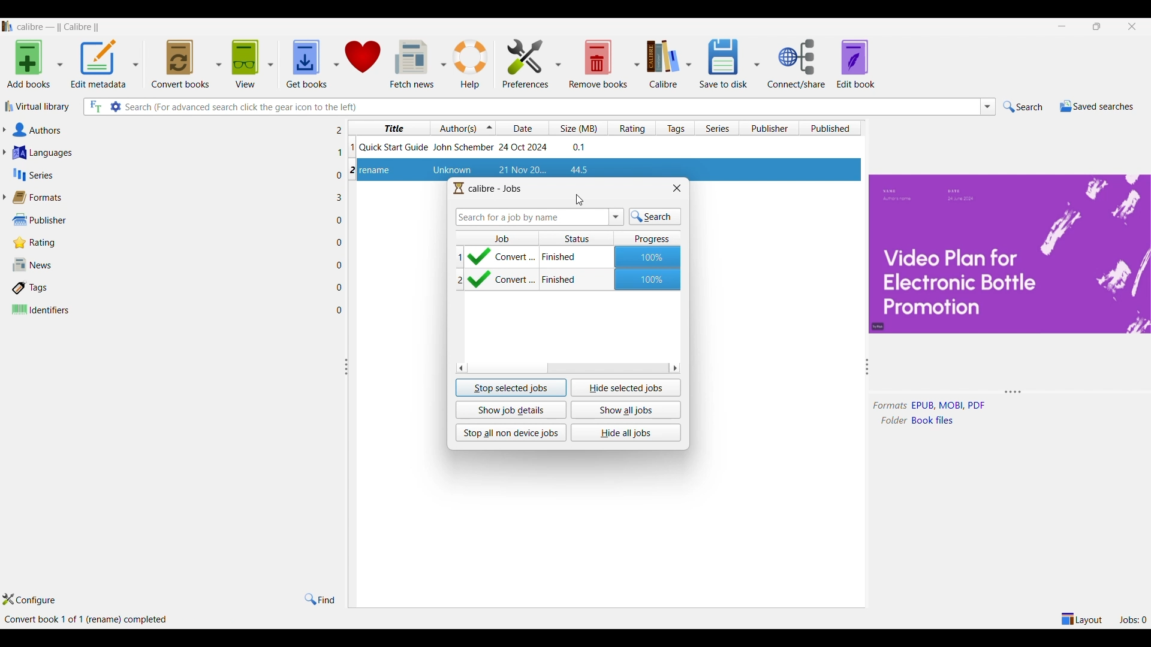 The height and width of the screenshot is (647, 1151). What do you see at coordinates (511, 388) in the screenshot?
I see `Stop selected jobs` at bounding box center [511, 388].